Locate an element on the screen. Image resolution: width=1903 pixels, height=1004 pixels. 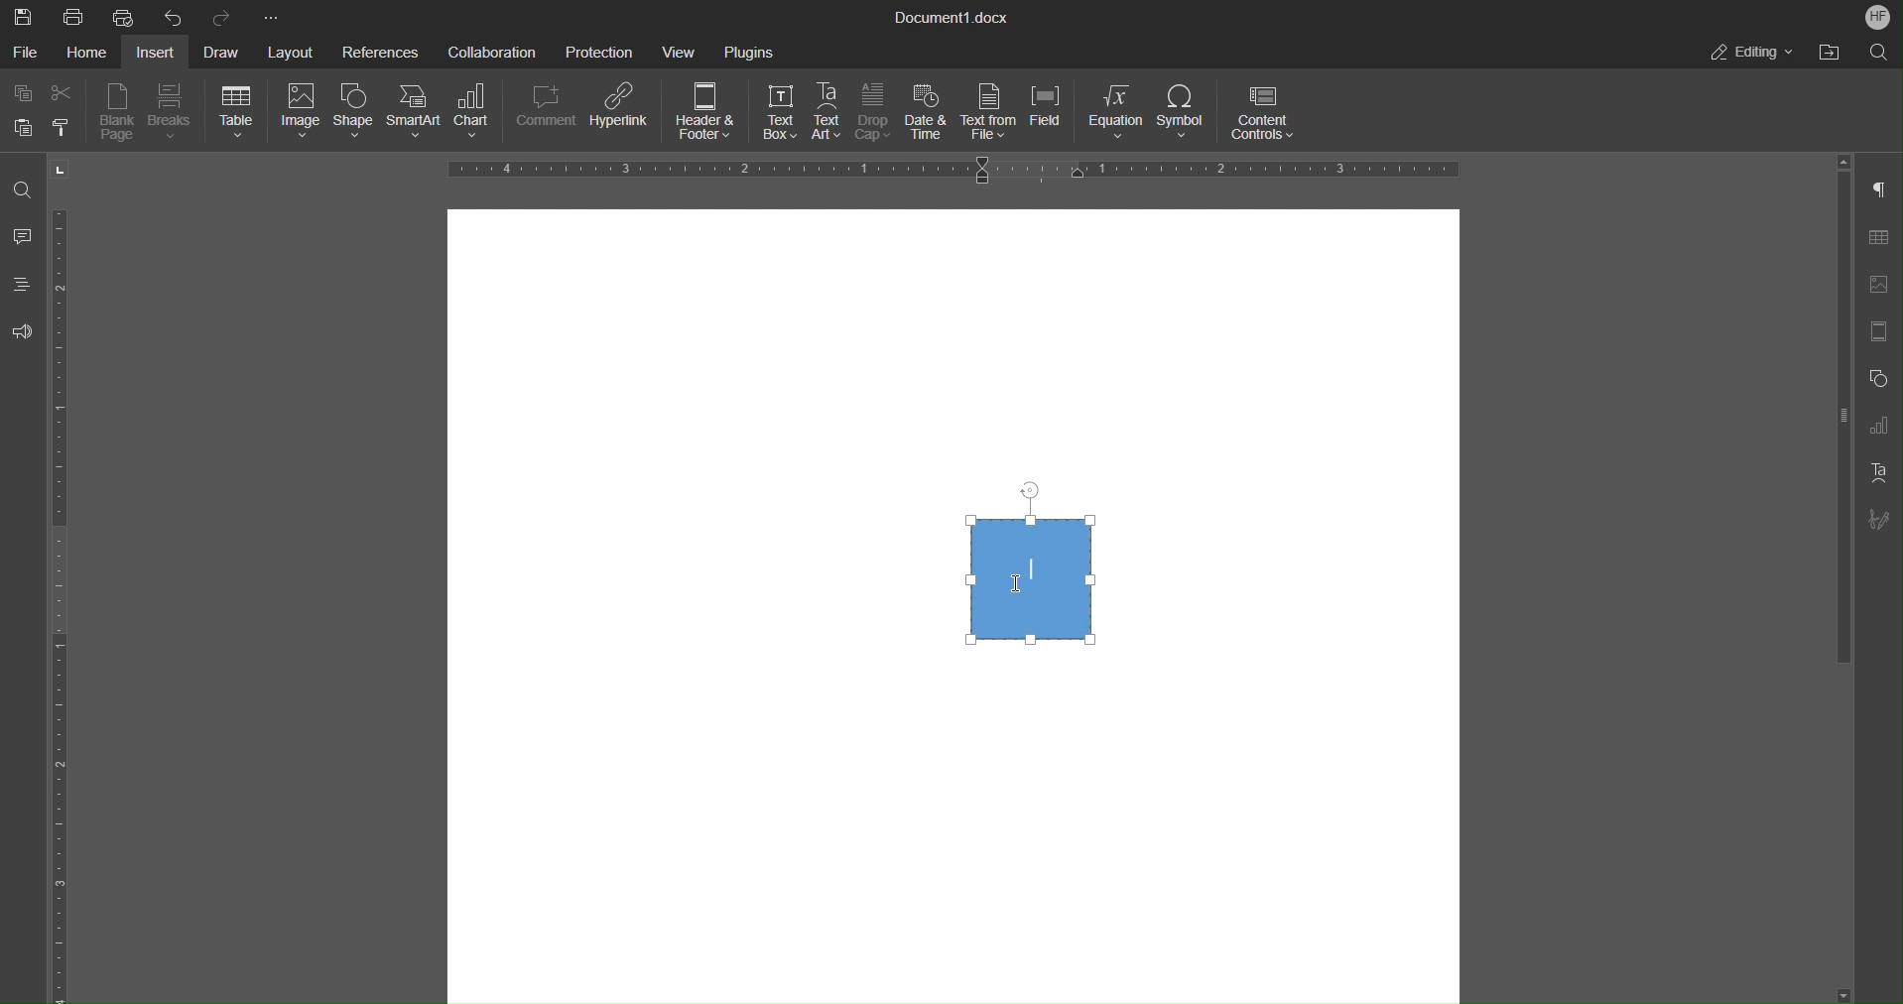
View is located at coordinates (684, 51).